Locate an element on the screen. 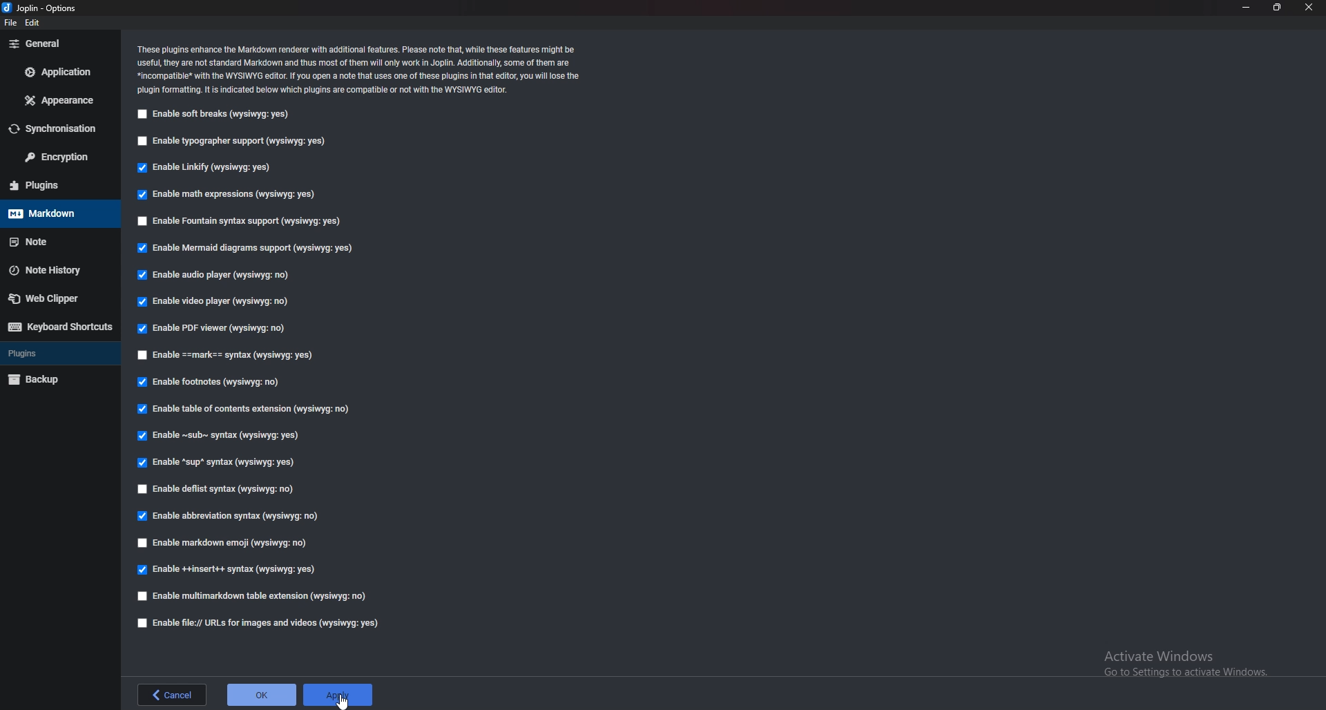 Image resolution: width=1326 pixels, height=710 pixels. file is located at coordinates (10, 23).